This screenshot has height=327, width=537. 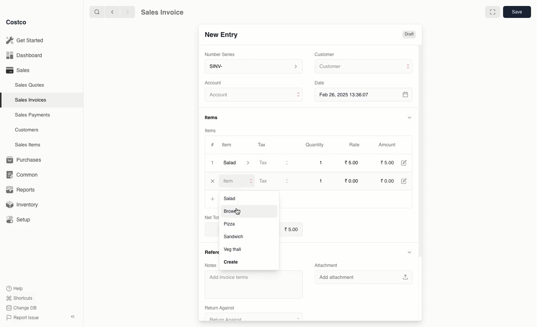 What do you see at coordinates (31, 100) in the screenshot?
I see `Sales Invoices` at bounding box center [31, 100].